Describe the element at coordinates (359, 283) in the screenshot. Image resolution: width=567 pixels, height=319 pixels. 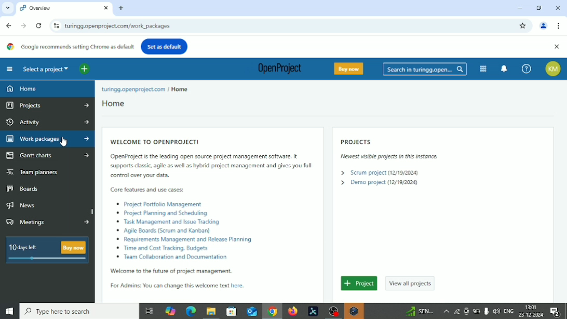
I see `Create project` at that location.